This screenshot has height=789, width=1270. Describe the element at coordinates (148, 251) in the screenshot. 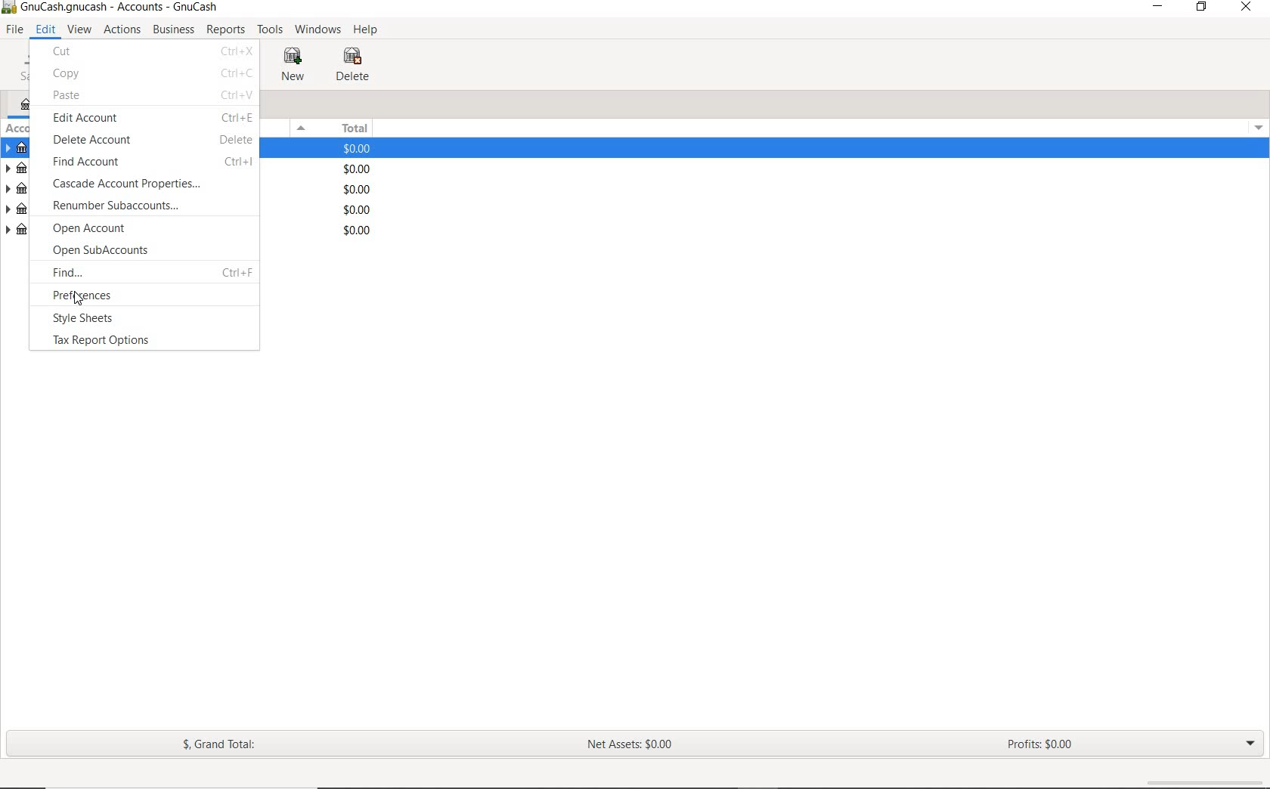

I see `OPEN SUBACCOUNTS` at that location.